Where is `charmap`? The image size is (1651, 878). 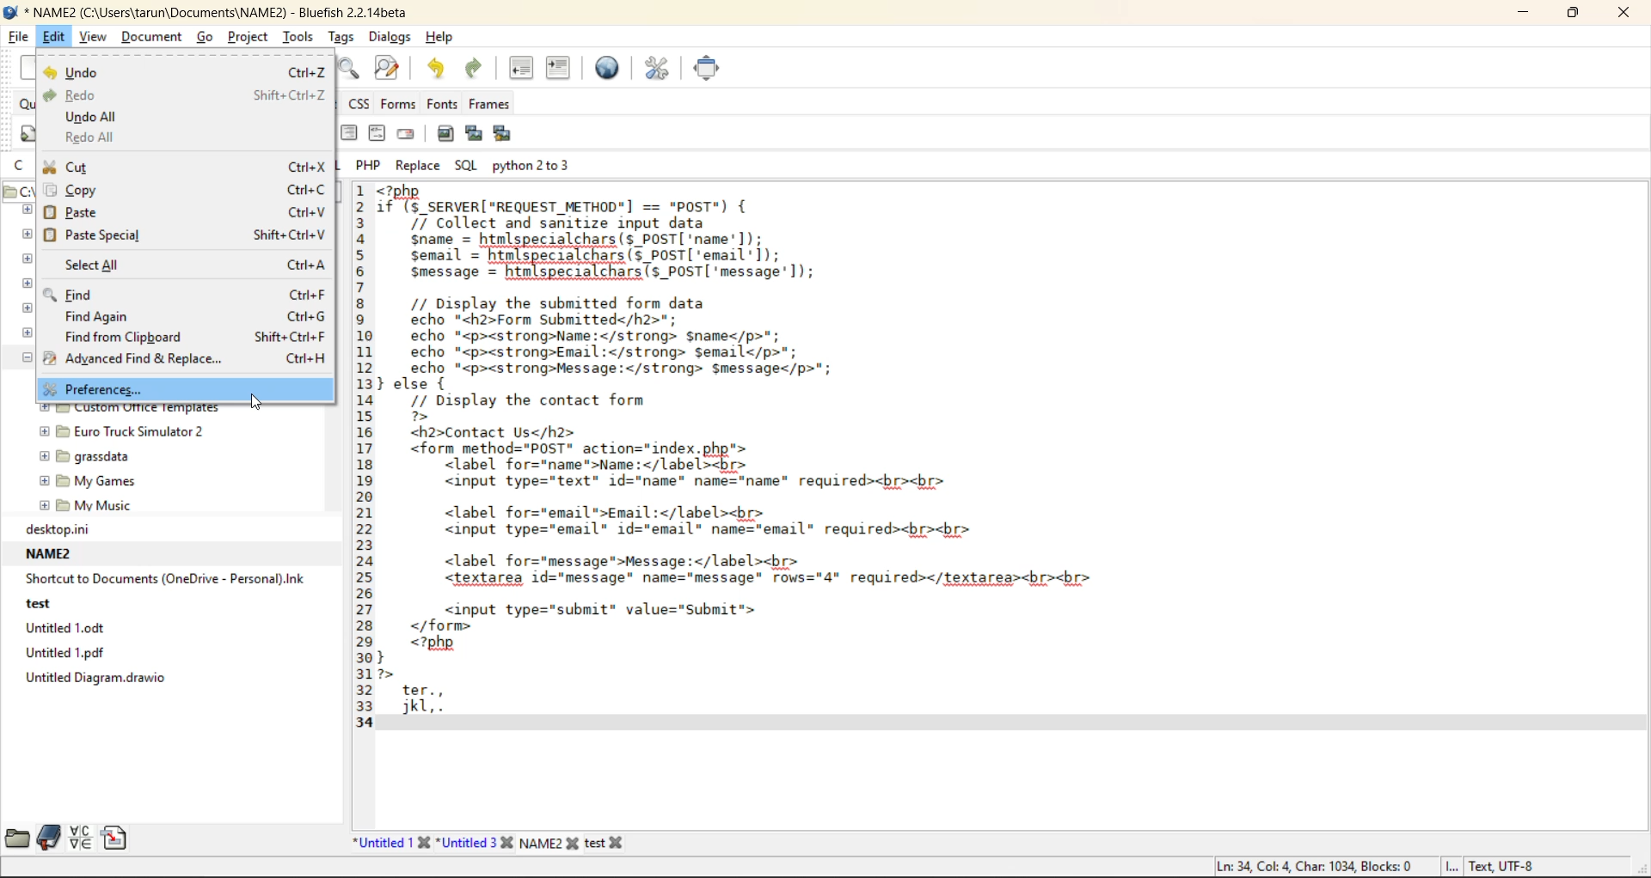 charmap is located at coordinates (85, 839).